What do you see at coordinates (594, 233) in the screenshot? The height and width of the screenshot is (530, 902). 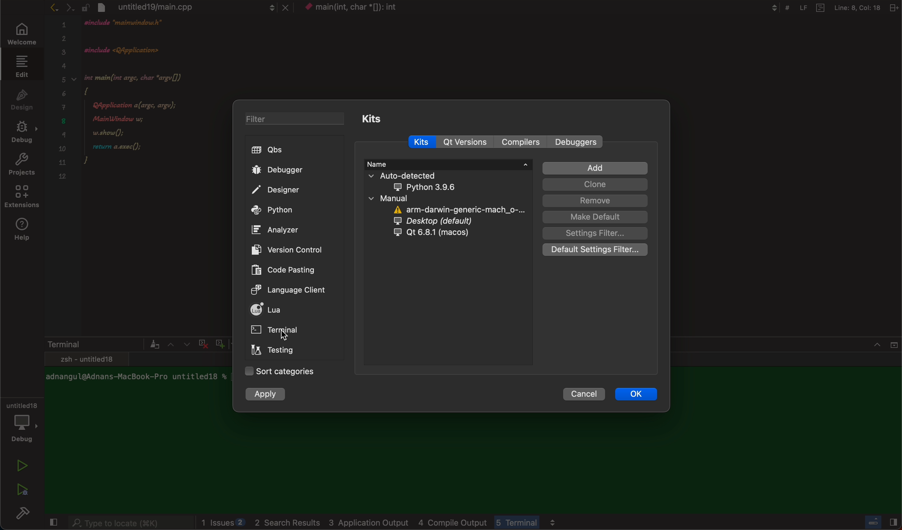 I see `setting filter` at bounding box center [594, 233].